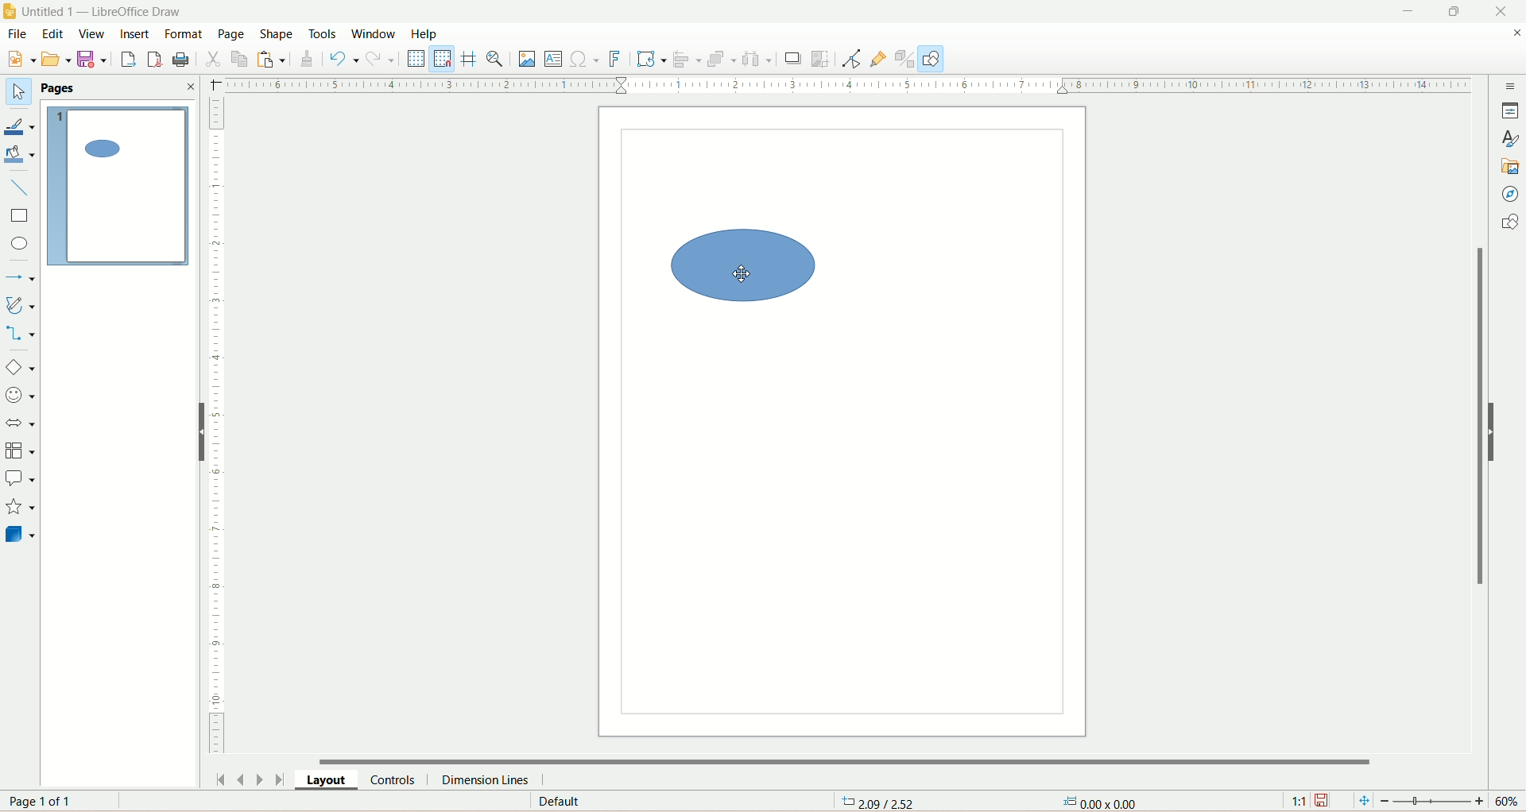 The image size is (1526, 812). What do you see at coordinates (1412, 10) in the screenshot?
I see `minimize` at bounding box center [1412, 10].